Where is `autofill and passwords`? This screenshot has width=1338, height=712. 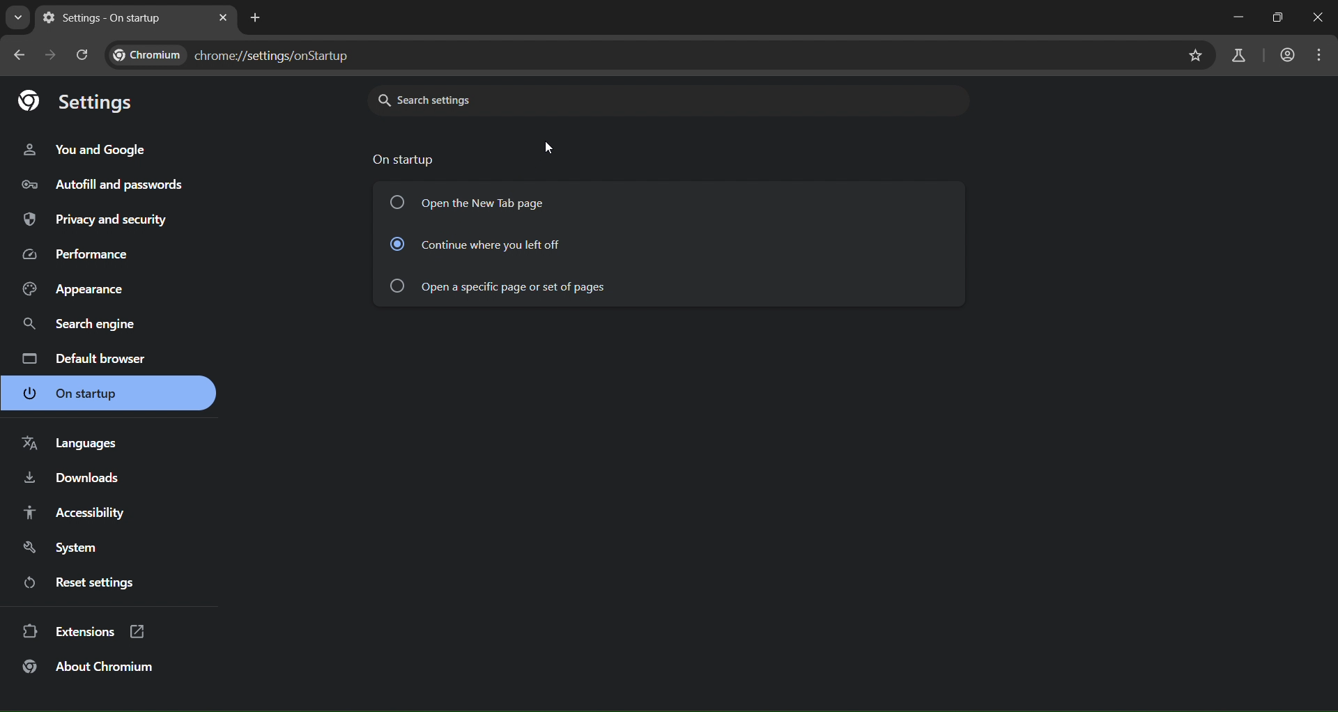
autofill and passwords is located at coordinates (111, 185).